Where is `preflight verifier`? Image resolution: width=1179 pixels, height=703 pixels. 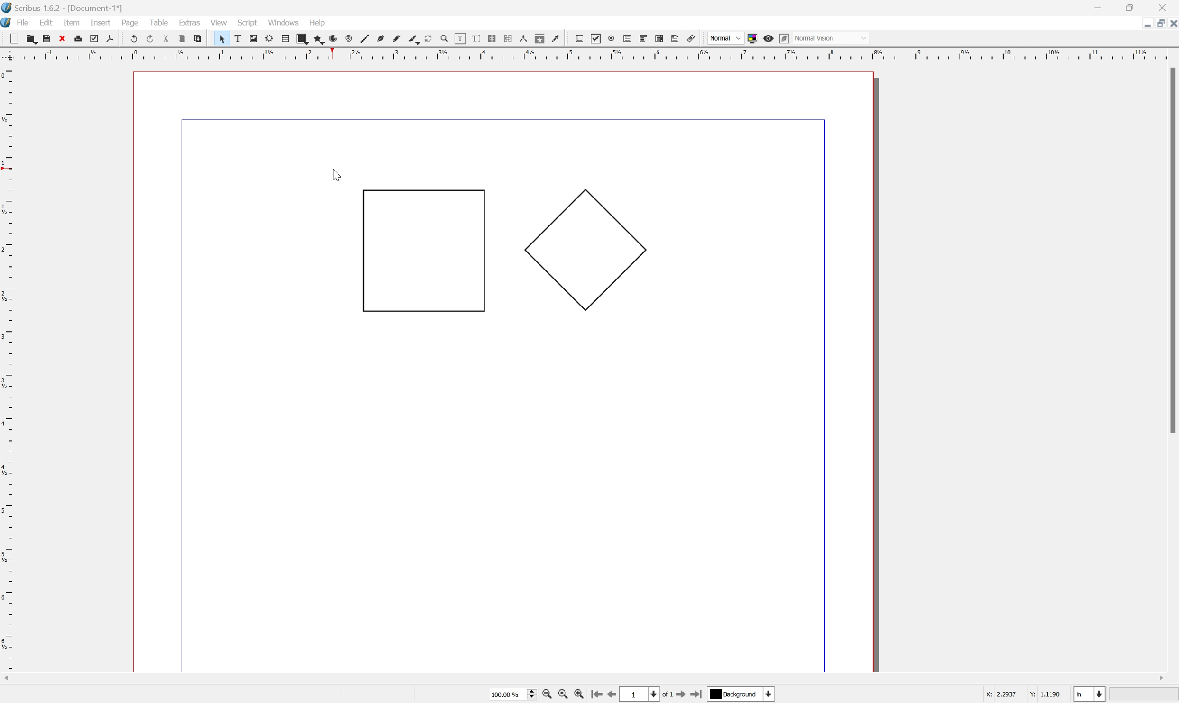 preflight verifier is located at coordinates (92, 36).